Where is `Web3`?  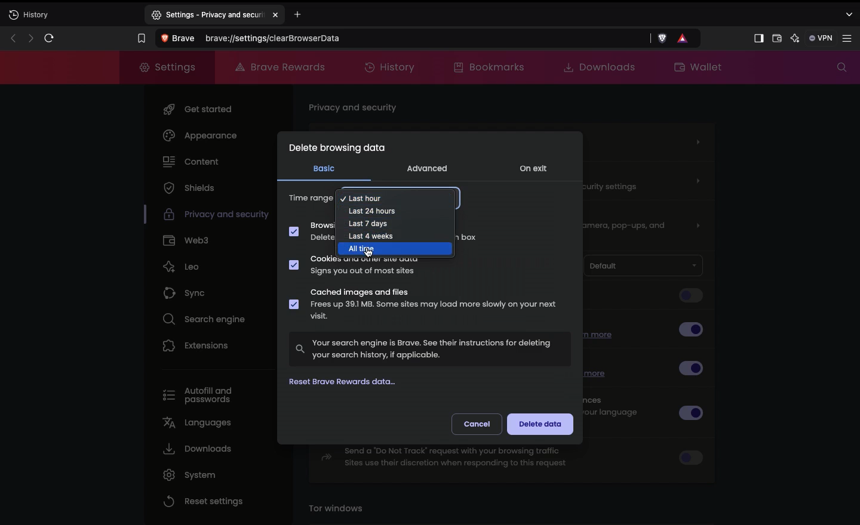 Web3 is located at coordinates (188, 241).